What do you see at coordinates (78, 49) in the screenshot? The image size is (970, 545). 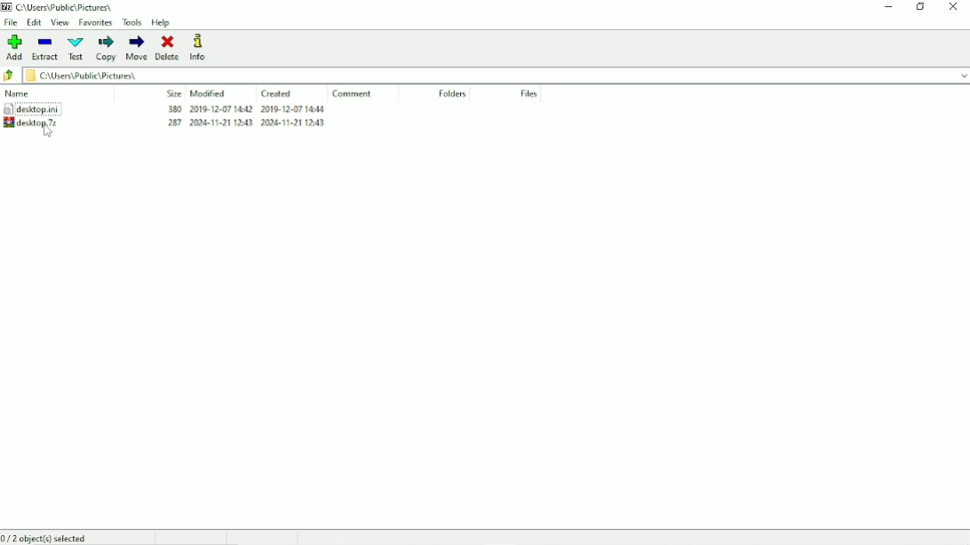 I see `Test` at bounding box center [78, 49].